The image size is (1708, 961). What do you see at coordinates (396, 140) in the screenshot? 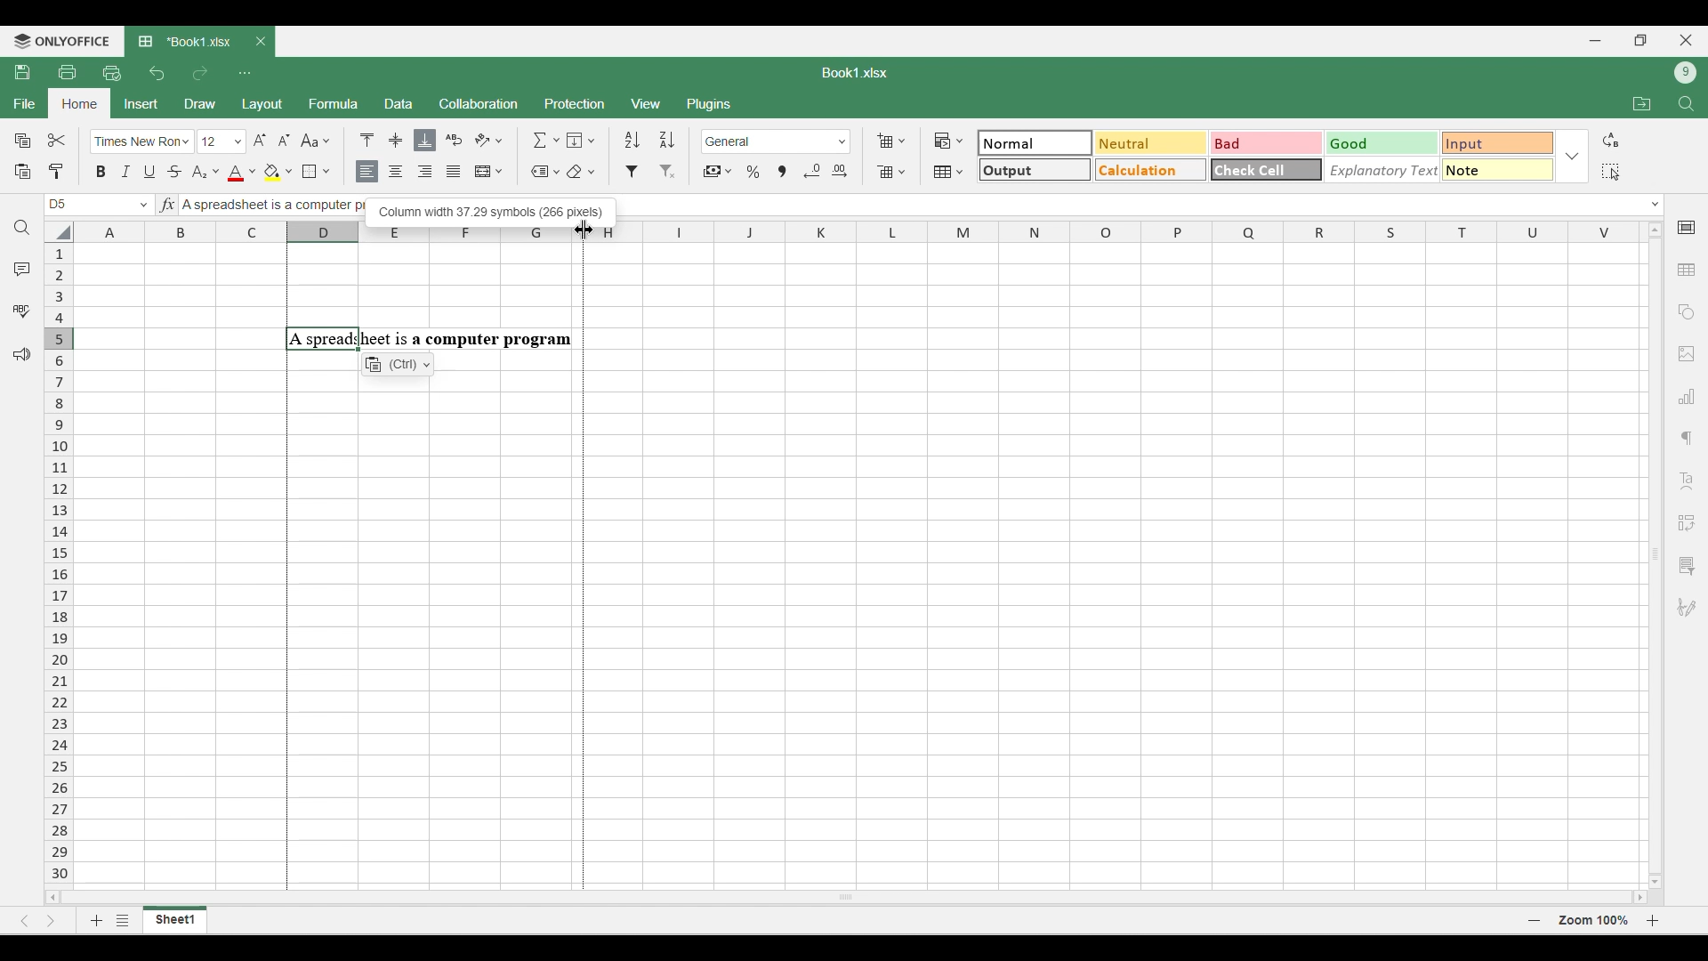
I see `Position alignment options` at bounding box center [396, 140].